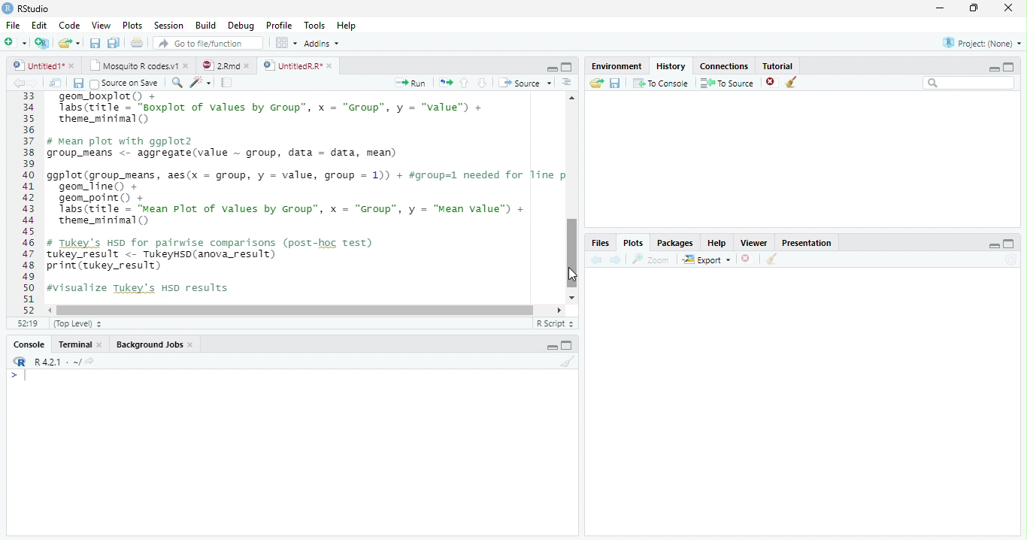 The width and height of the screenshot is (1027, 540). Describe the element at coordinates (770, 259) in the screenshot. I see `Clear Console` at that location.